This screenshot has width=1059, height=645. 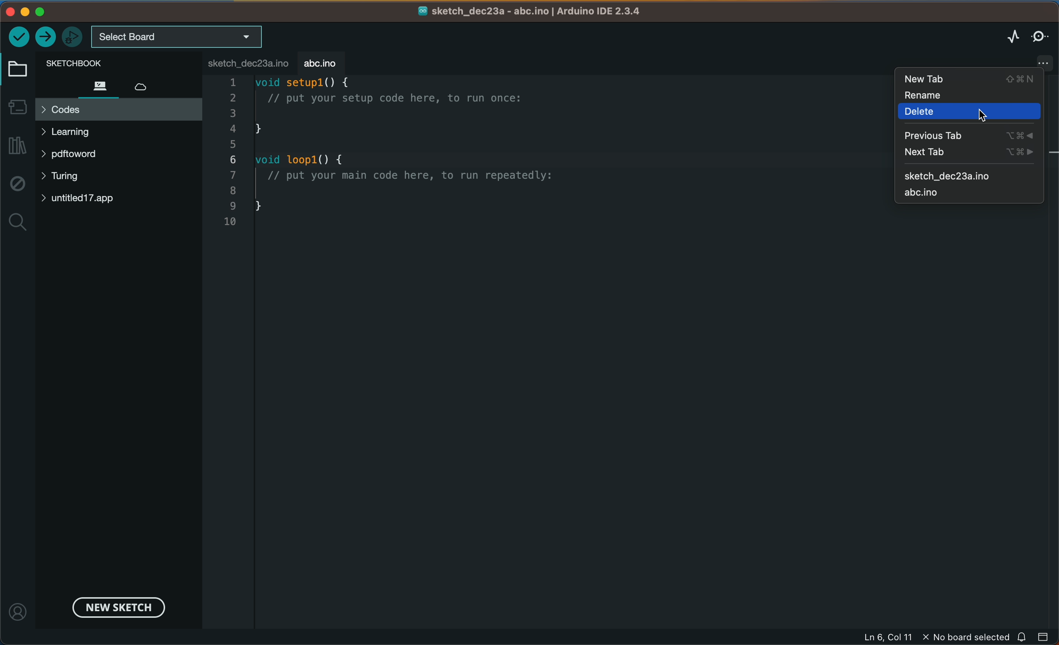 What do you see at coordinates (1041, 36) in the screenshot?
I see `serial monitor` at bounding box center [1041, 36].